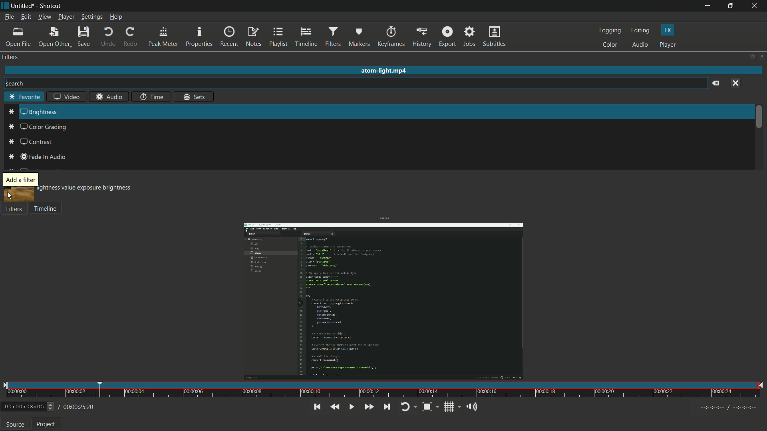  Describe the element at coordinates (9, 17) in the screenshot. I see `file menu` at that location.